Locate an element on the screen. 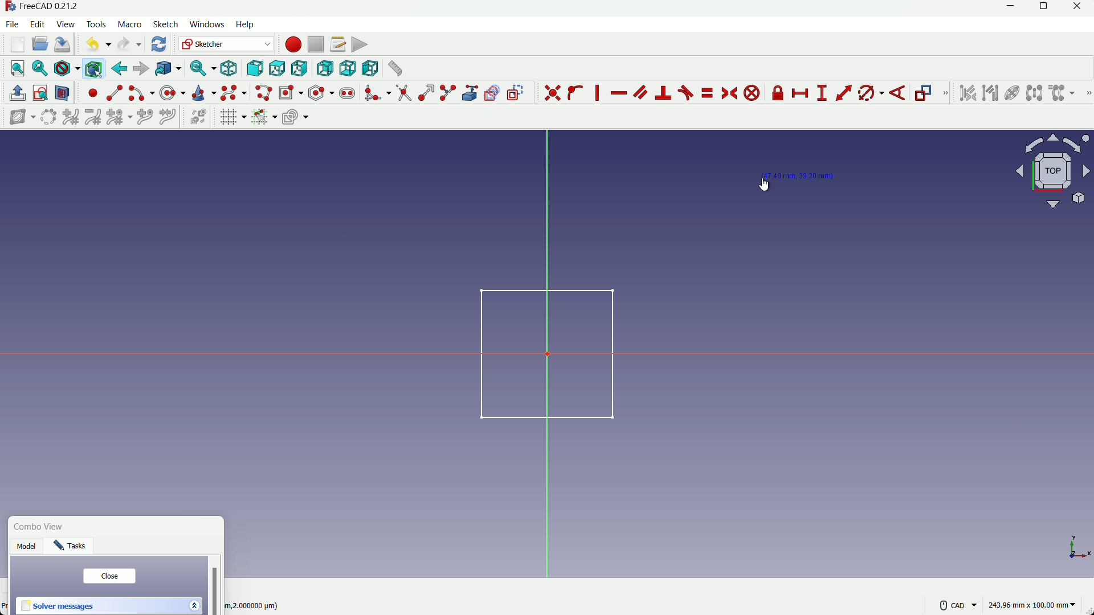  decrease B spiline degree is located at coordinates (93, 117).